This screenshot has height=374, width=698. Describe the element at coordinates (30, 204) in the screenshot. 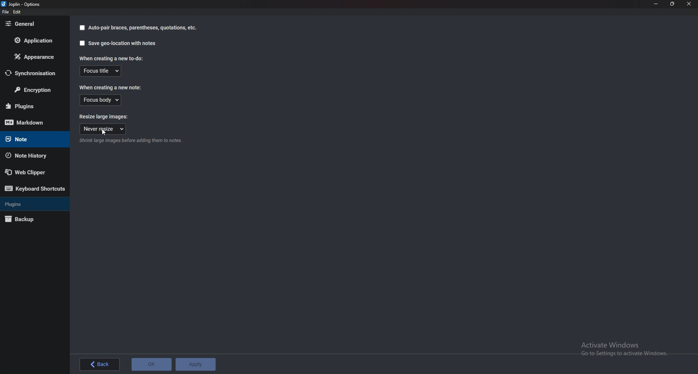

I see `plugins` at that location.